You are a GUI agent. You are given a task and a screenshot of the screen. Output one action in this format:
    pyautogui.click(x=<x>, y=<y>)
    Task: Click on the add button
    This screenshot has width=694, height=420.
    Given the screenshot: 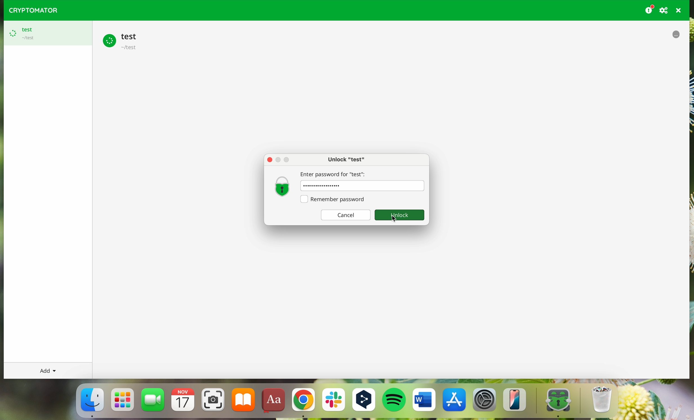 What is the action you would take?
    pyautogui.click(x=47, y=370)
    